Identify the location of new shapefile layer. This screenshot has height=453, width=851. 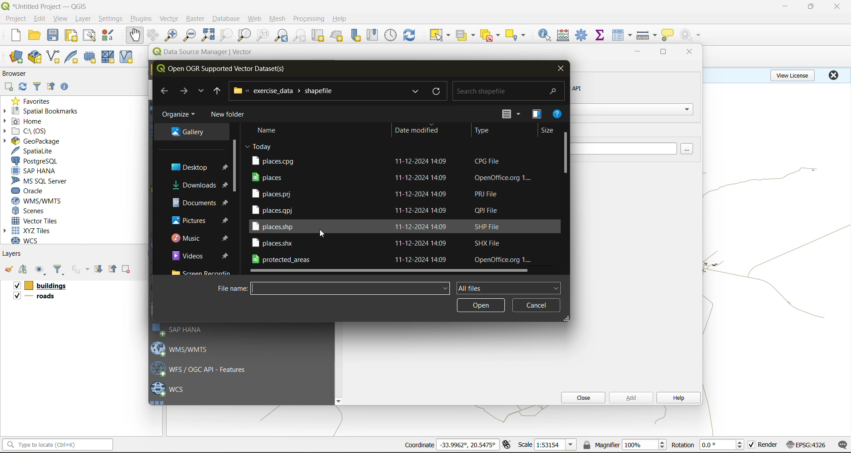
(54, 58).